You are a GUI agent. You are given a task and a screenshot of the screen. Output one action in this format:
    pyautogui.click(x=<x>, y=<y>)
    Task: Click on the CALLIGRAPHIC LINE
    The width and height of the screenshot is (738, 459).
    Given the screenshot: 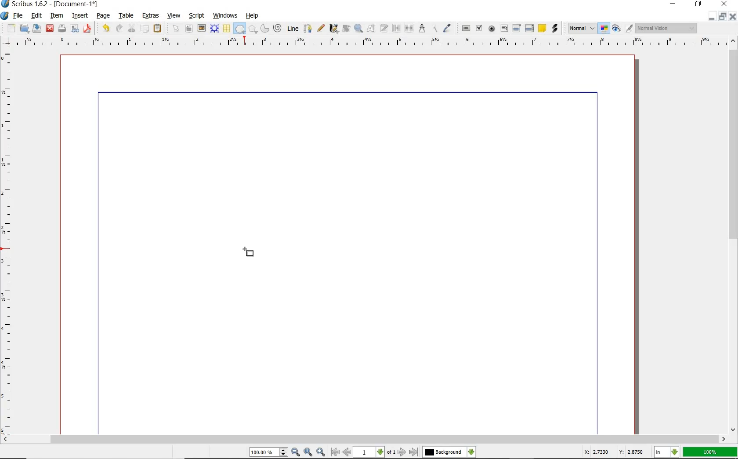 What is the action you would take?
    pyautogui.click(x=333, y=29)
    